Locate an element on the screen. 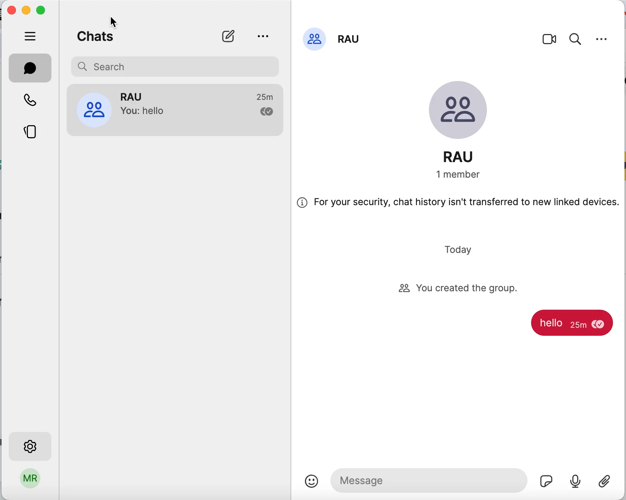 The height and width of the screenshot is (500, 626). for your security, chat history isn't transferred is located at coordinates (459, 206).